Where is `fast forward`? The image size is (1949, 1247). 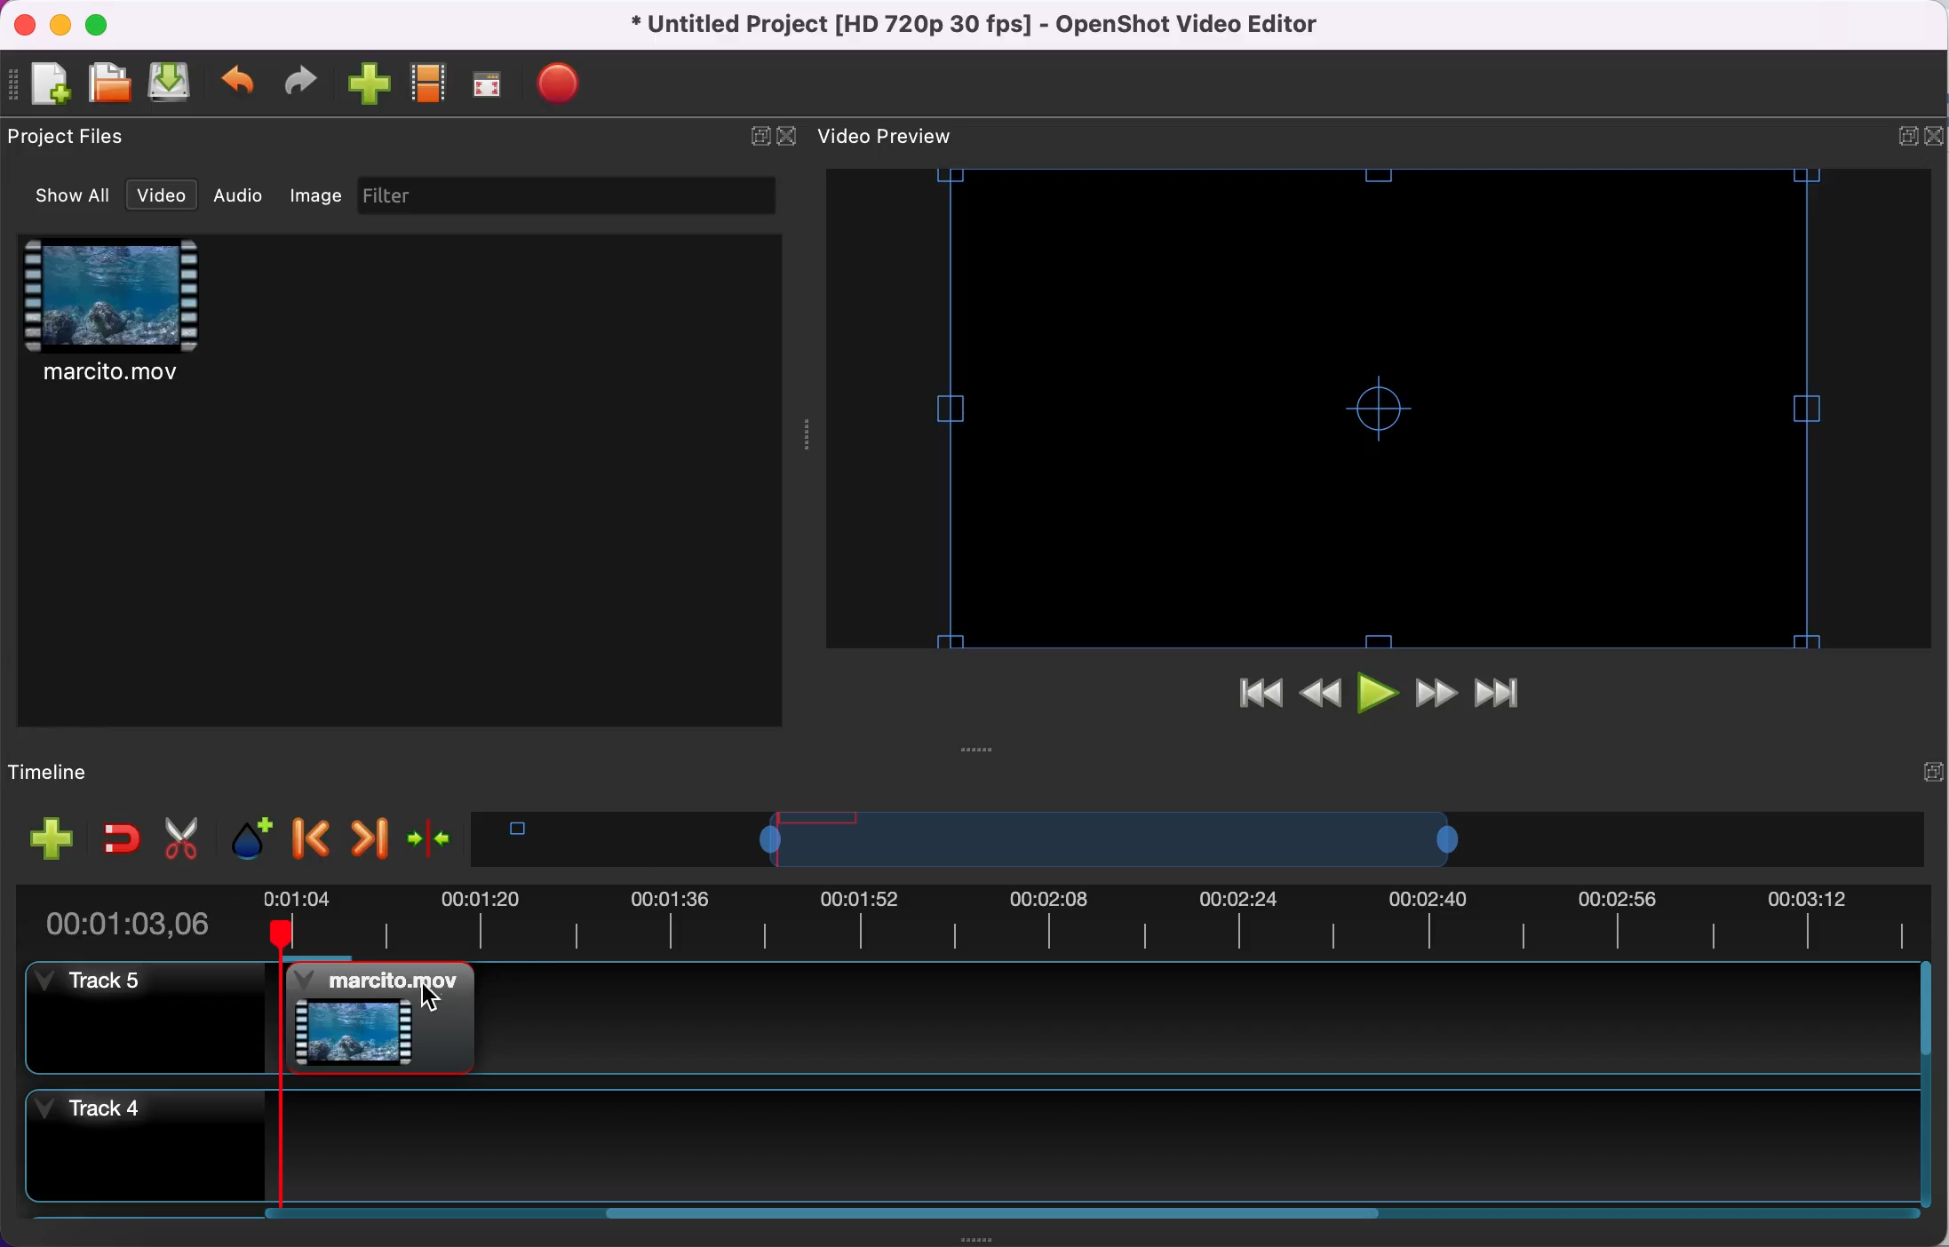
fast forward is located at coordinates (1435, 698).